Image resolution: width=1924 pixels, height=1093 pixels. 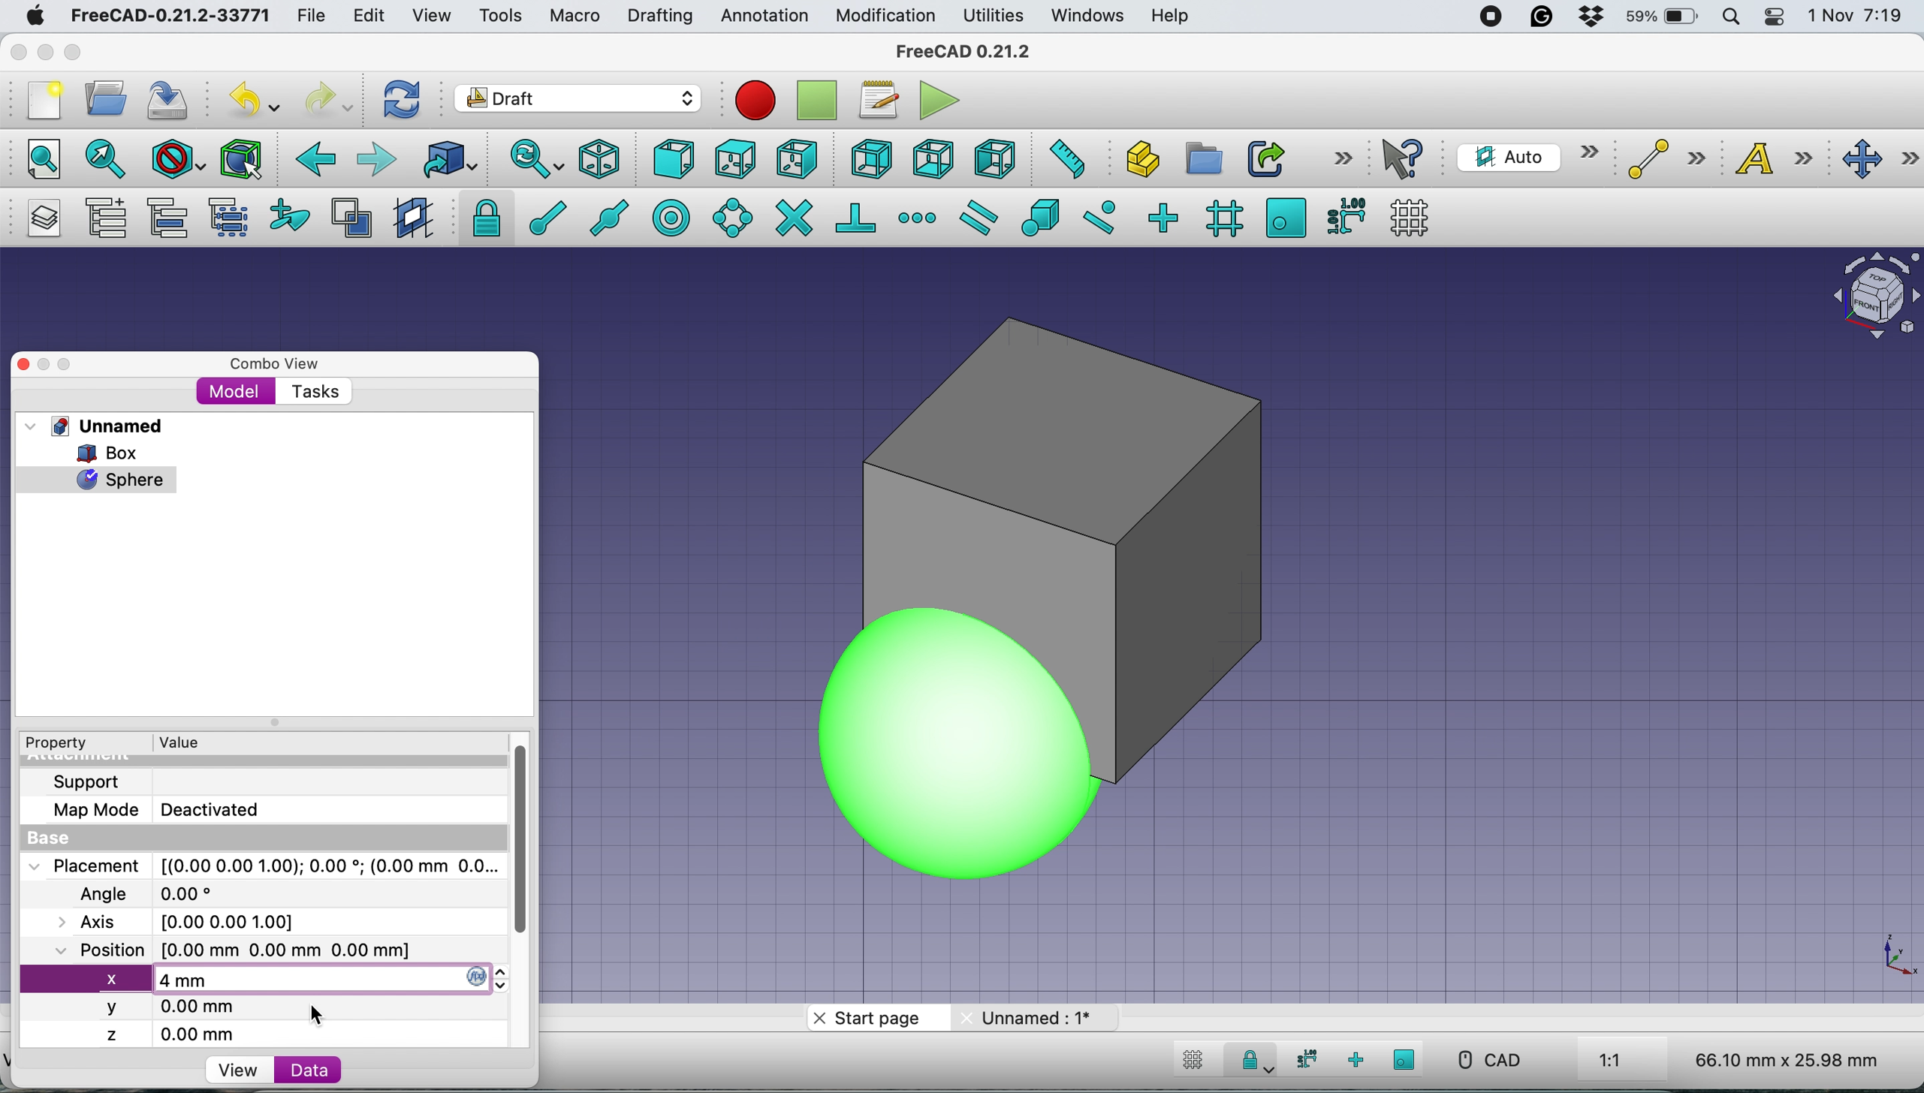 What do you see at coordinates (79, 55) in the screenshot?
I see `maximise` at bounding box center [79, 55].